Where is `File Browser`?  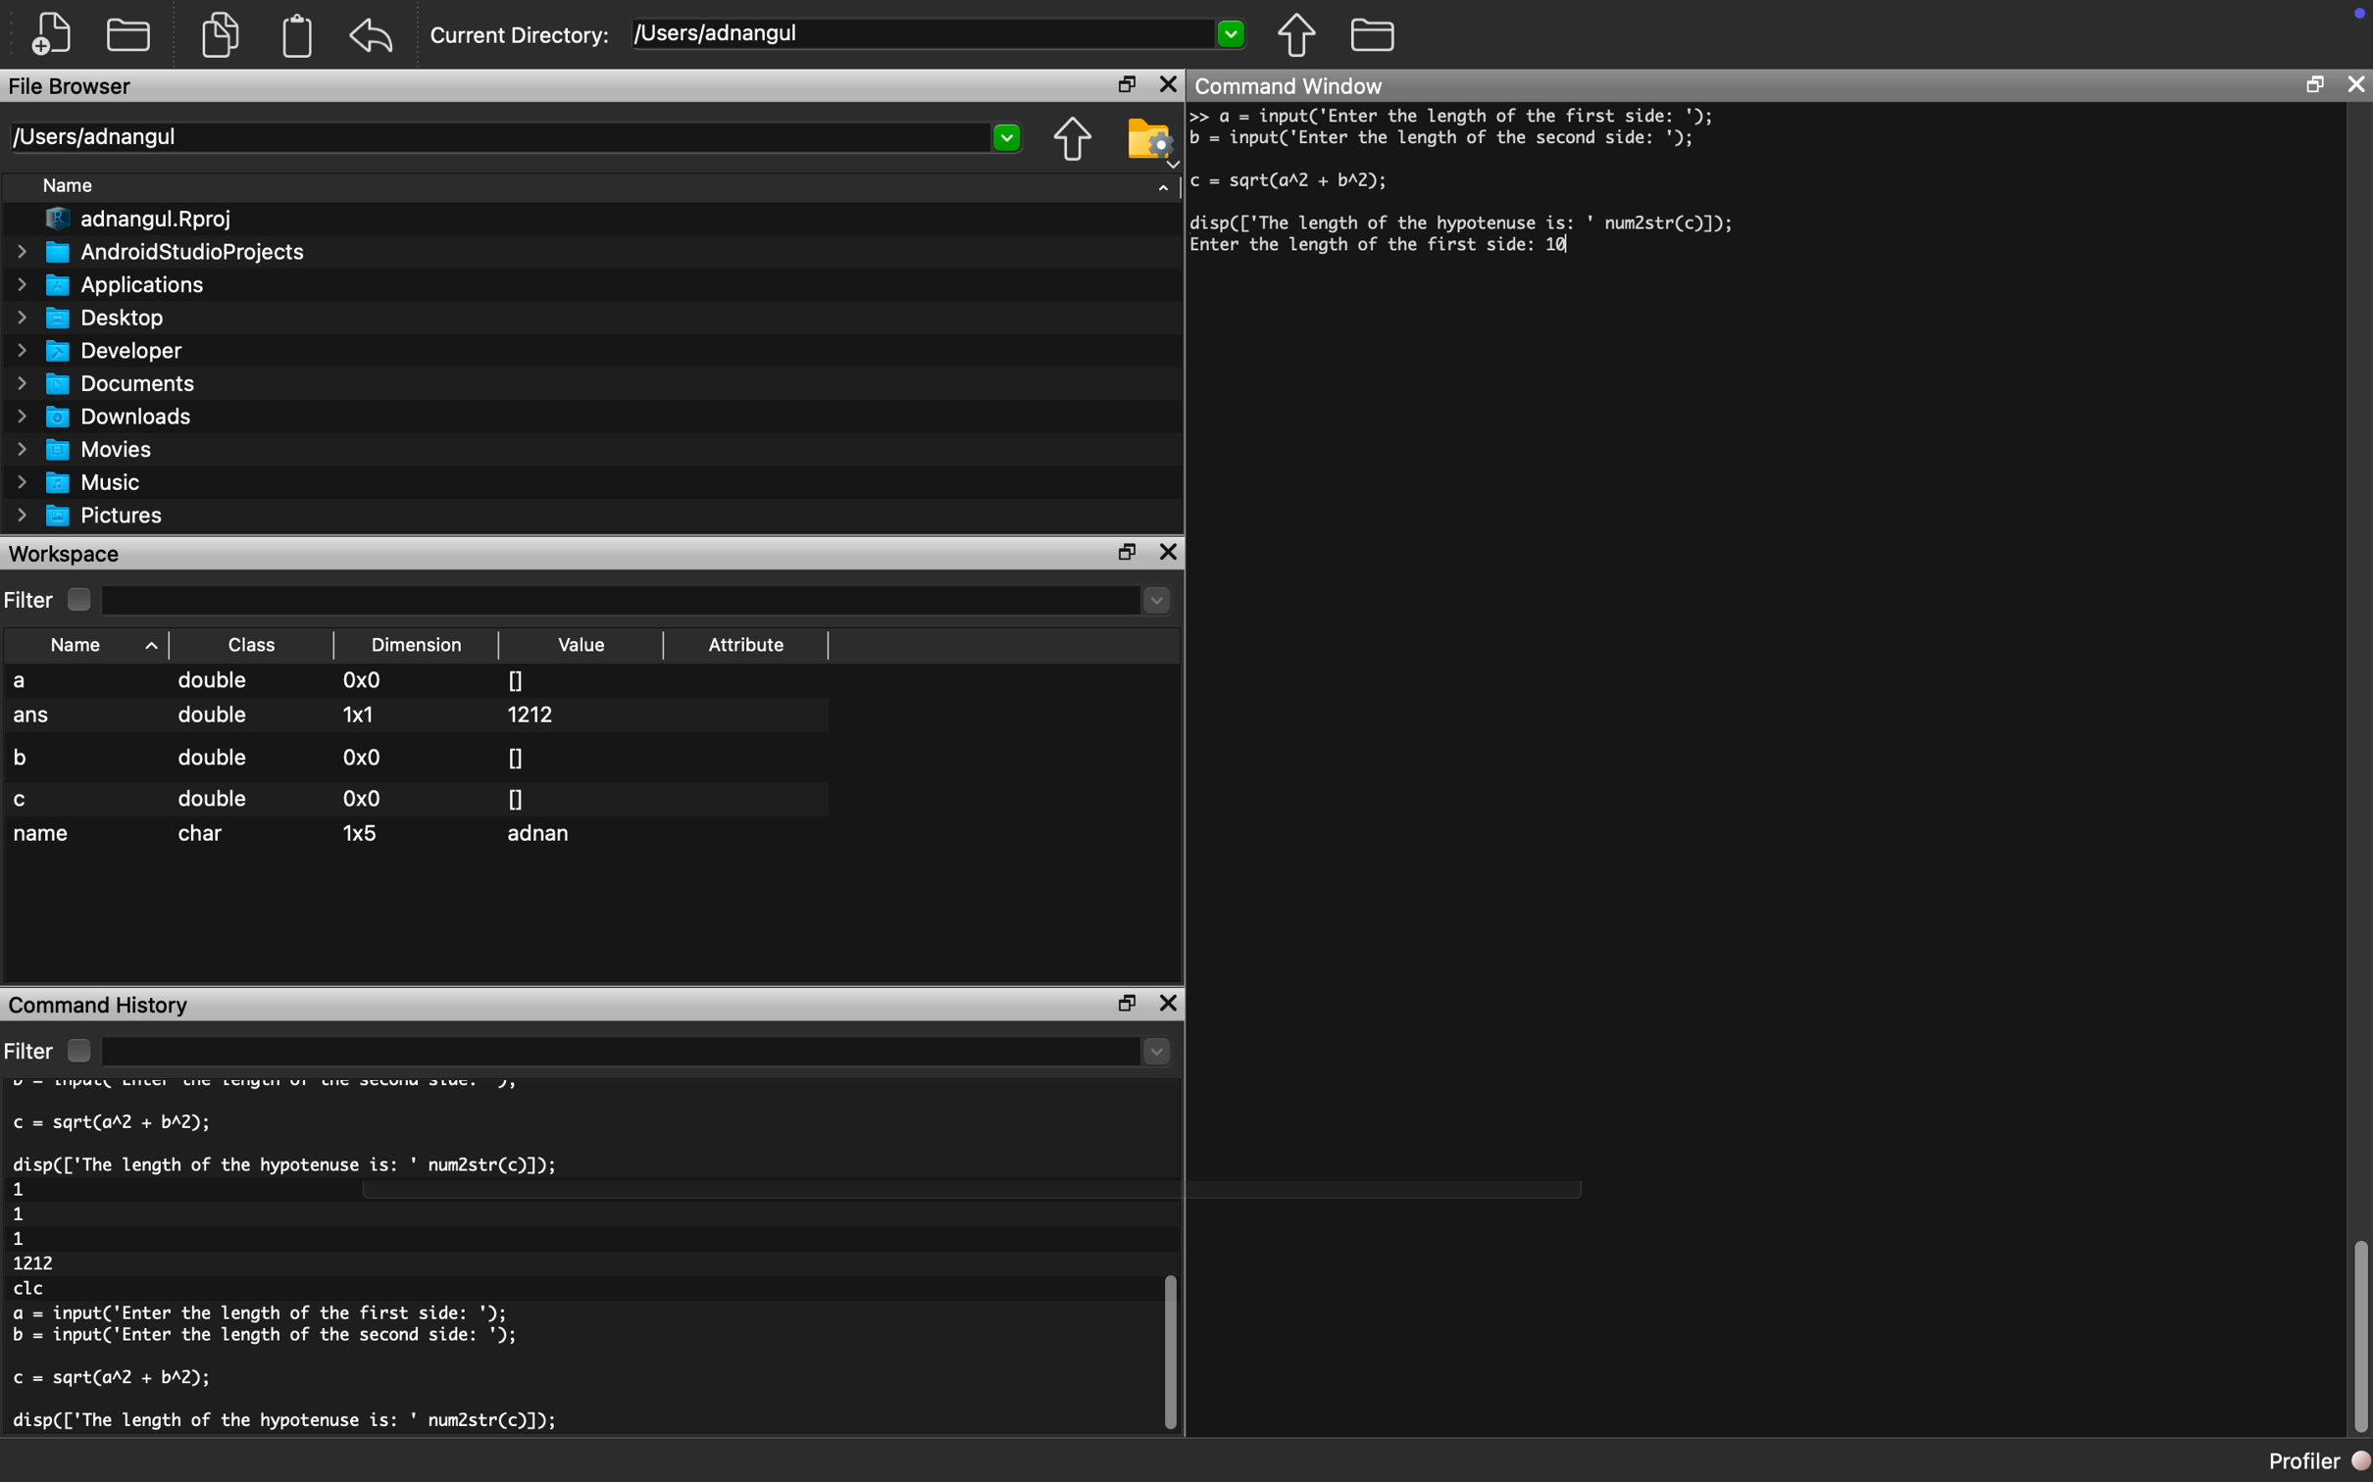
File Browser is located at coordinates (74, 89).